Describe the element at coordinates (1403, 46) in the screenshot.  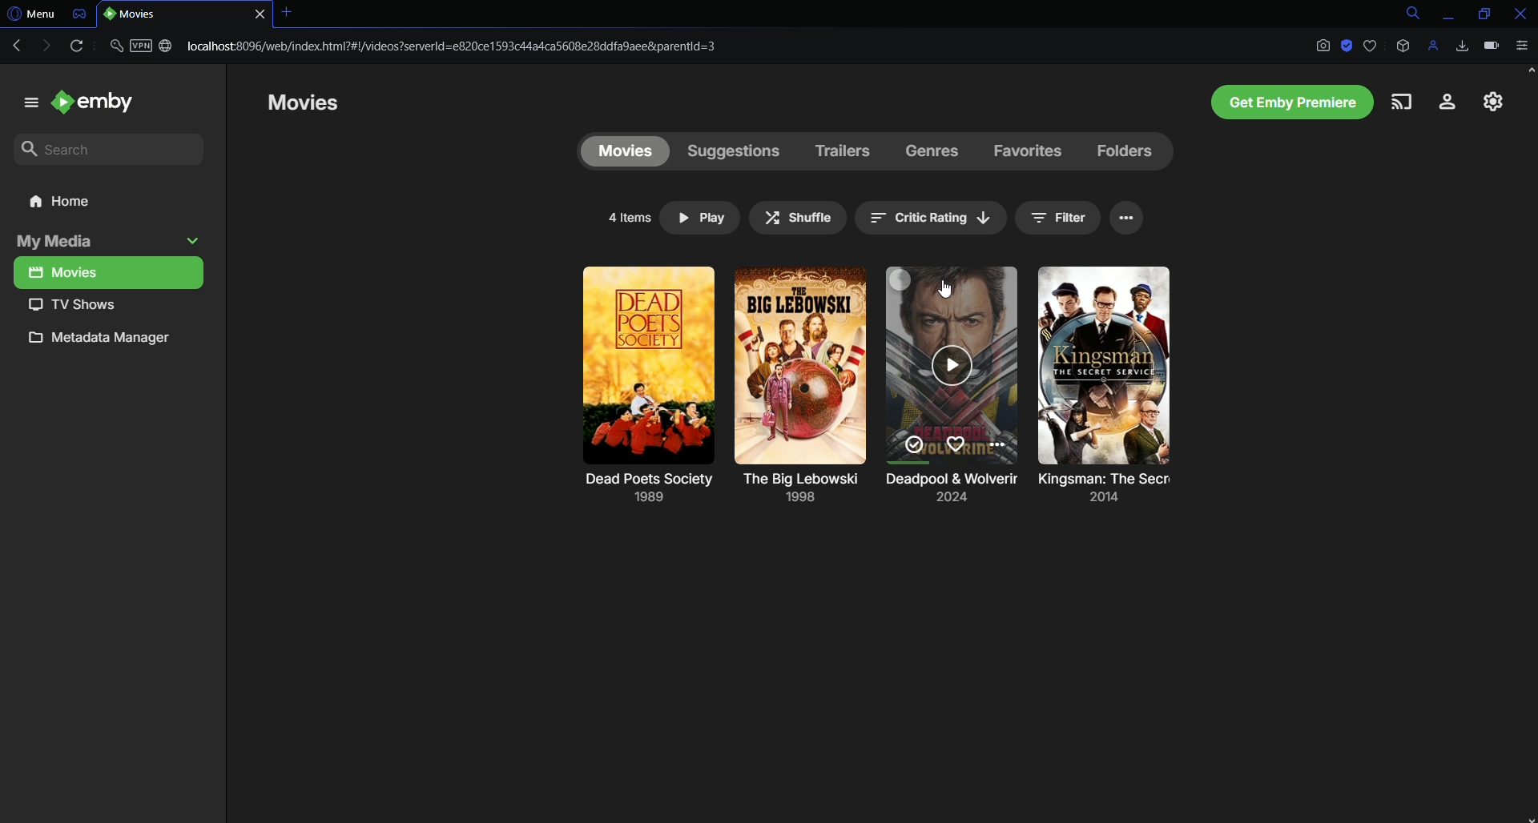
I see `Extensions` at that location.